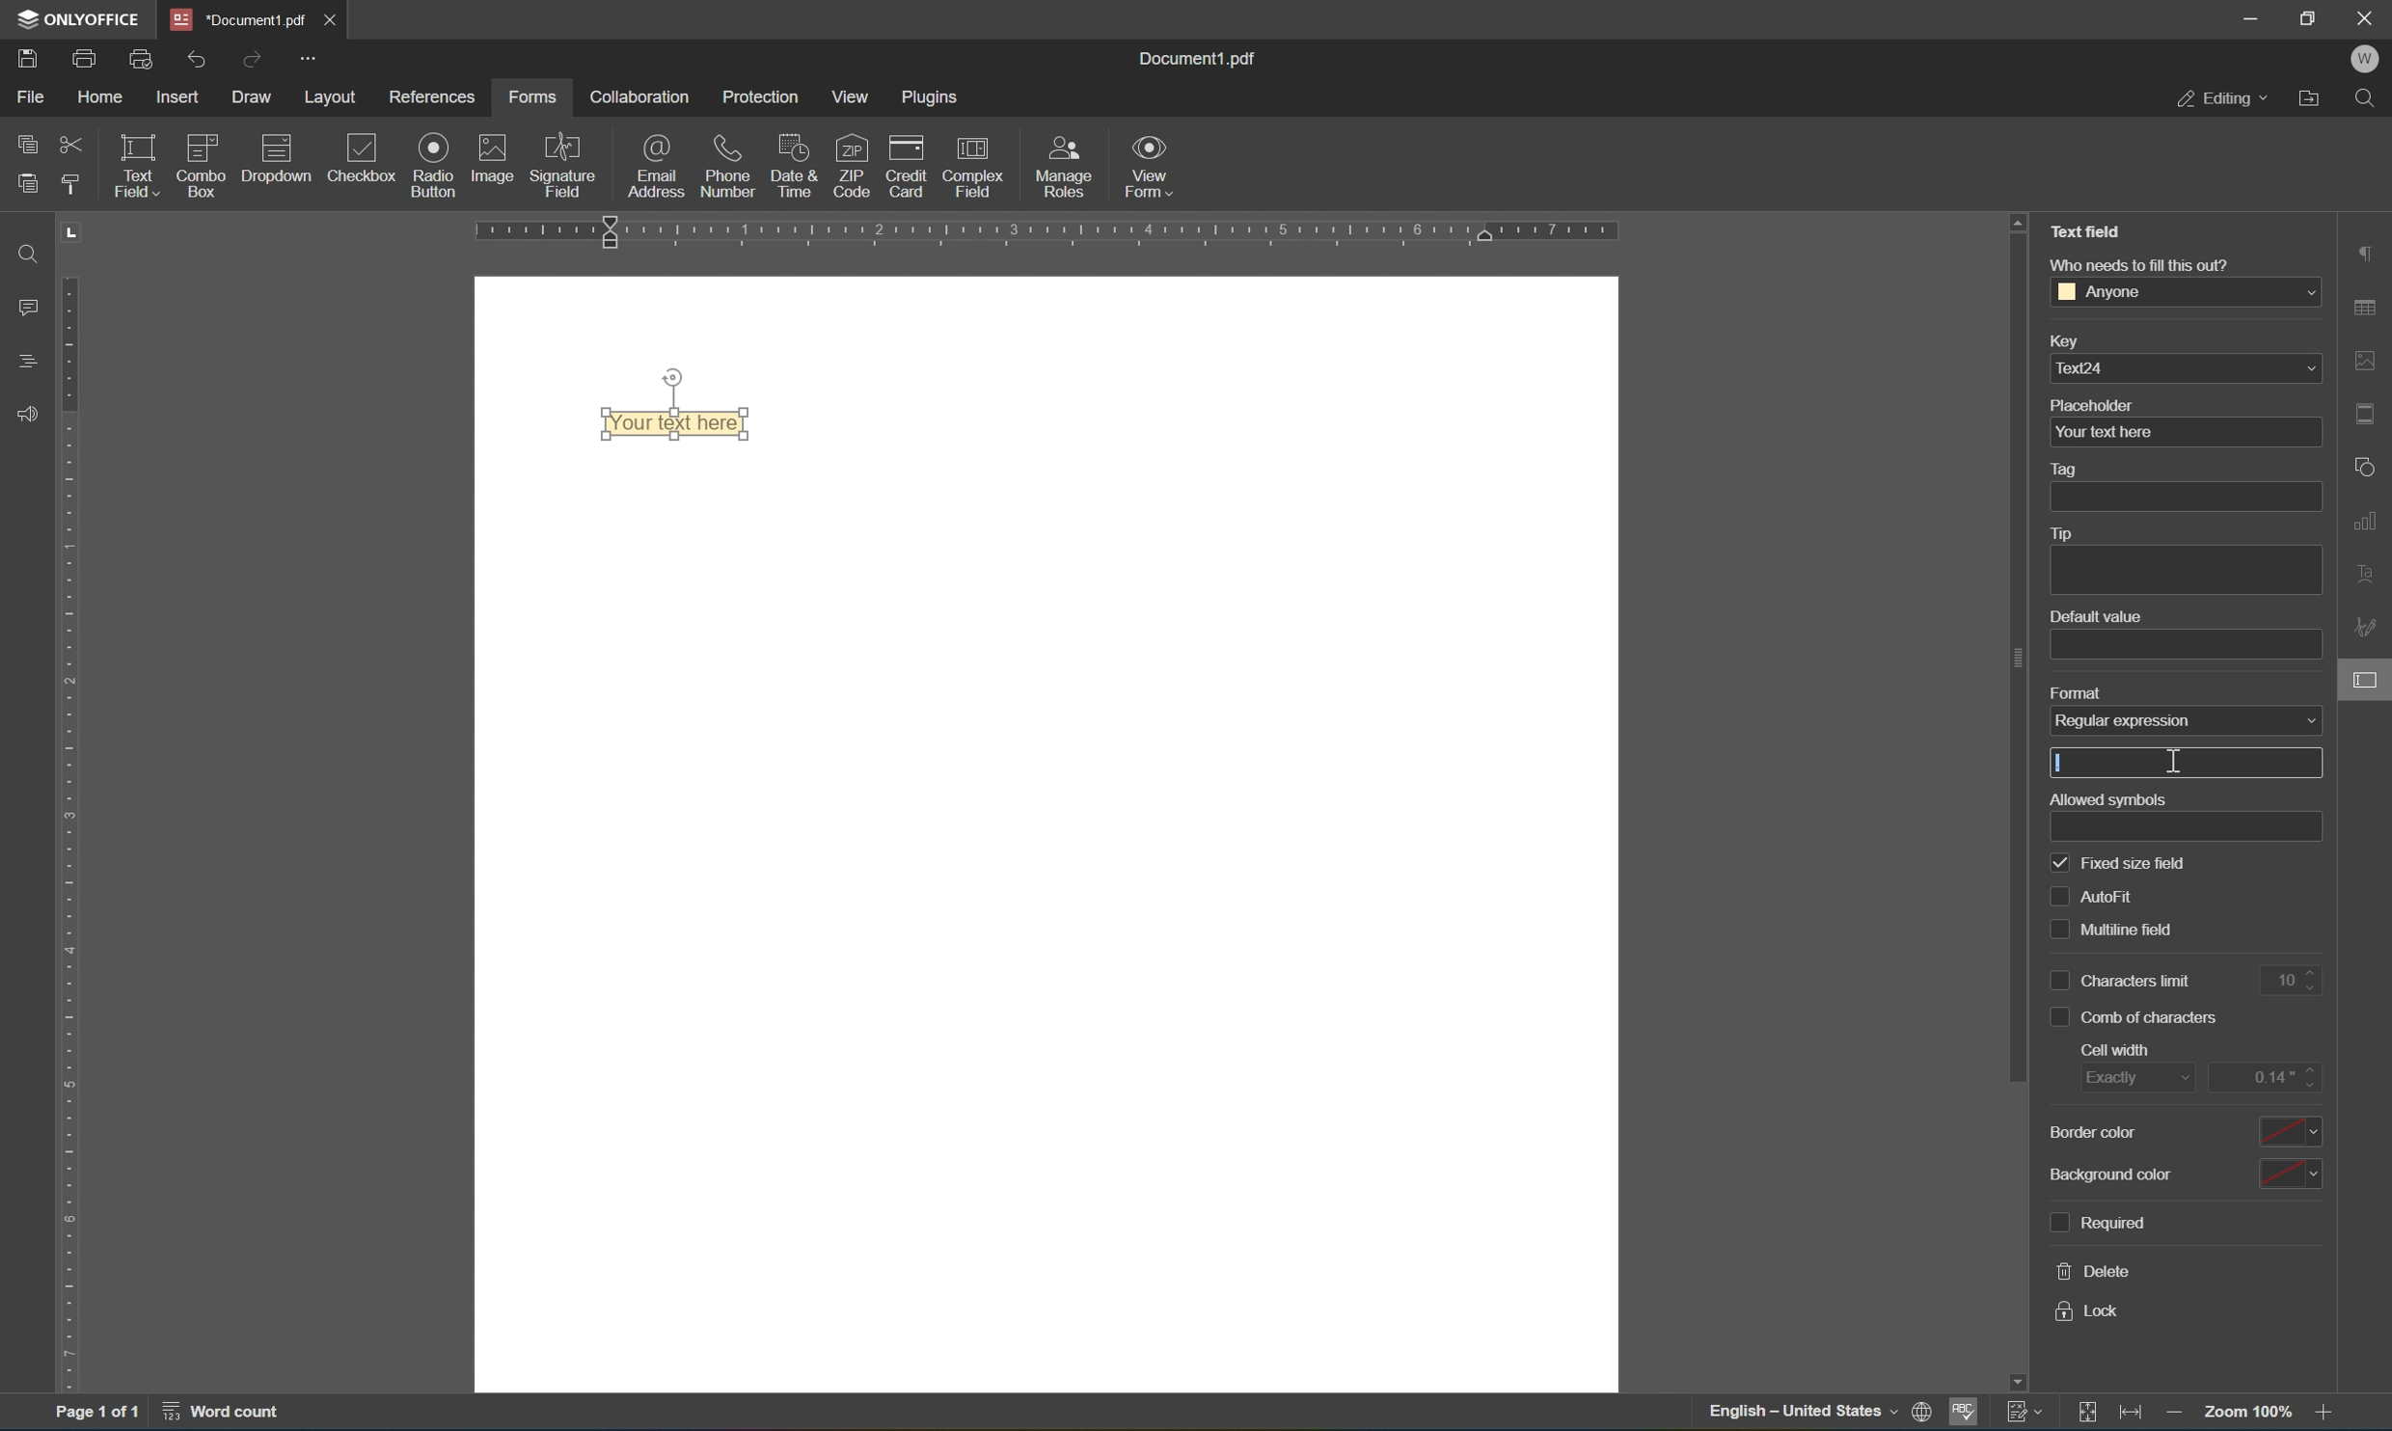 The image size is (2392, 1431). What do you see at coordinates (256, 59) in the screenshot?
I see `redo` at bounding box center [256, 59].